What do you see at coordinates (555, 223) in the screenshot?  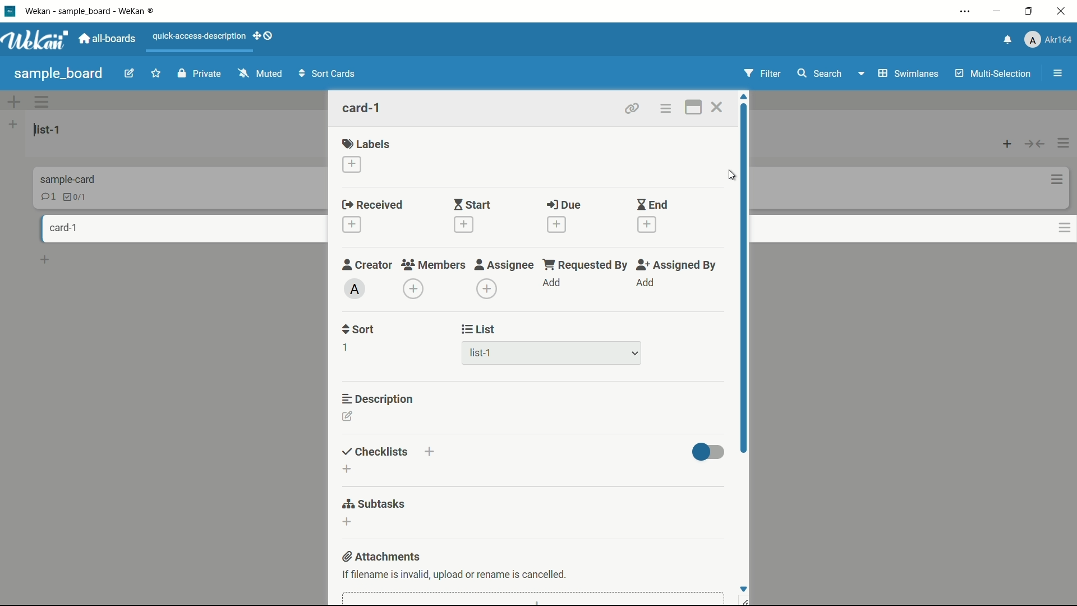 I see `add date` at bounding box center [555, 223].